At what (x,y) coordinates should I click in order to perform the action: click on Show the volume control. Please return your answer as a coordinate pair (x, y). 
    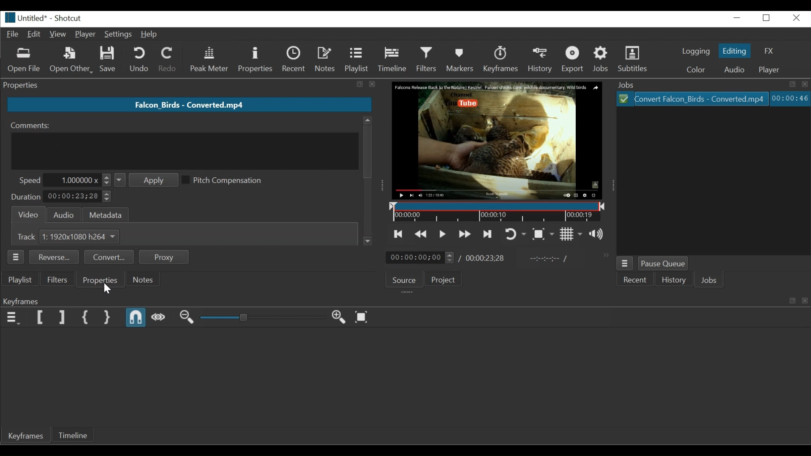
    Looking at the image, I should click on (598, 234).